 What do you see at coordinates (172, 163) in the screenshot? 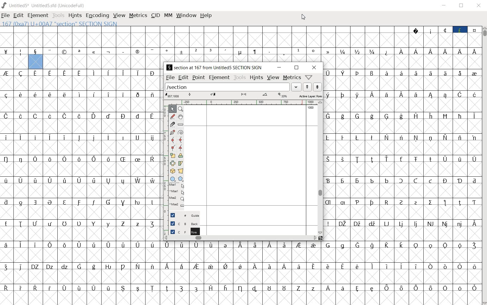
I see `flip the selection` at bounding box center [172, 163].